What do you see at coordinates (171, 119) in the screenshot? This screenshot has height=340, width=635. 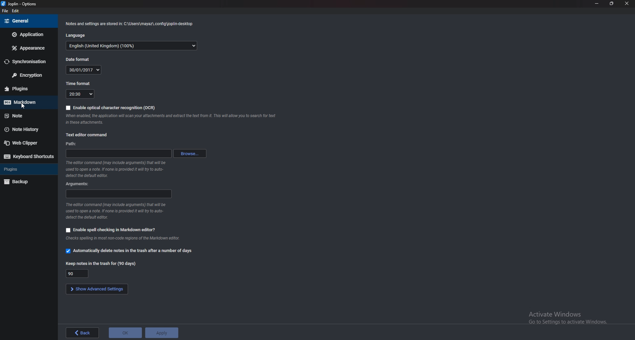 I see `Info` at bounding box center [171, 119].